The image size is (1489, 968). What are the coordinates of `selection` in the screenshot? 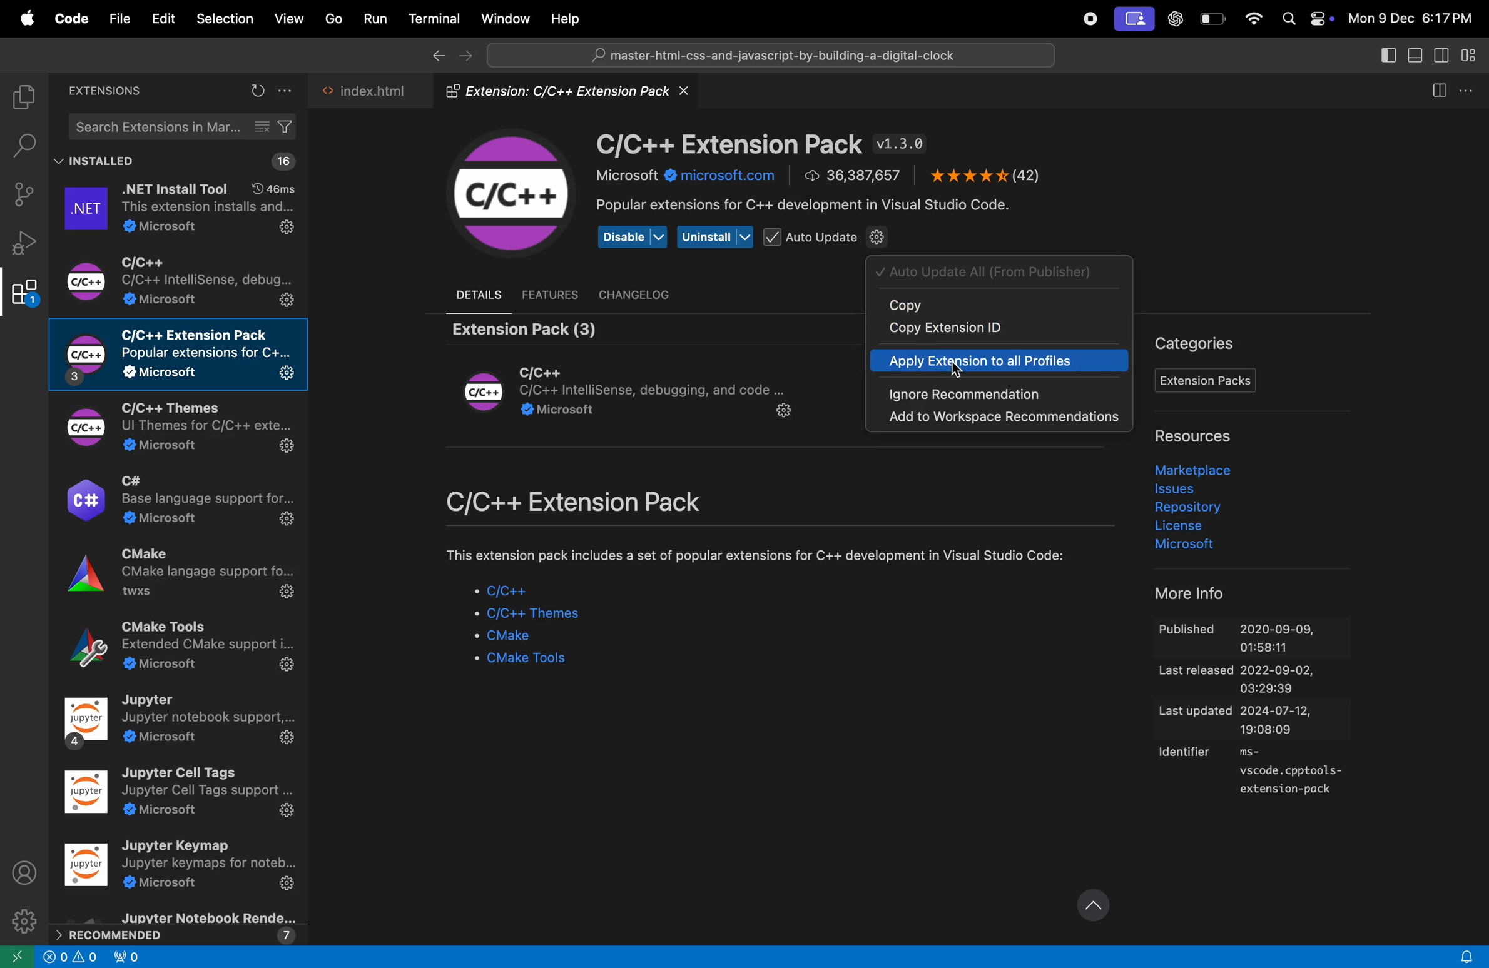 It's located at (224, 19).